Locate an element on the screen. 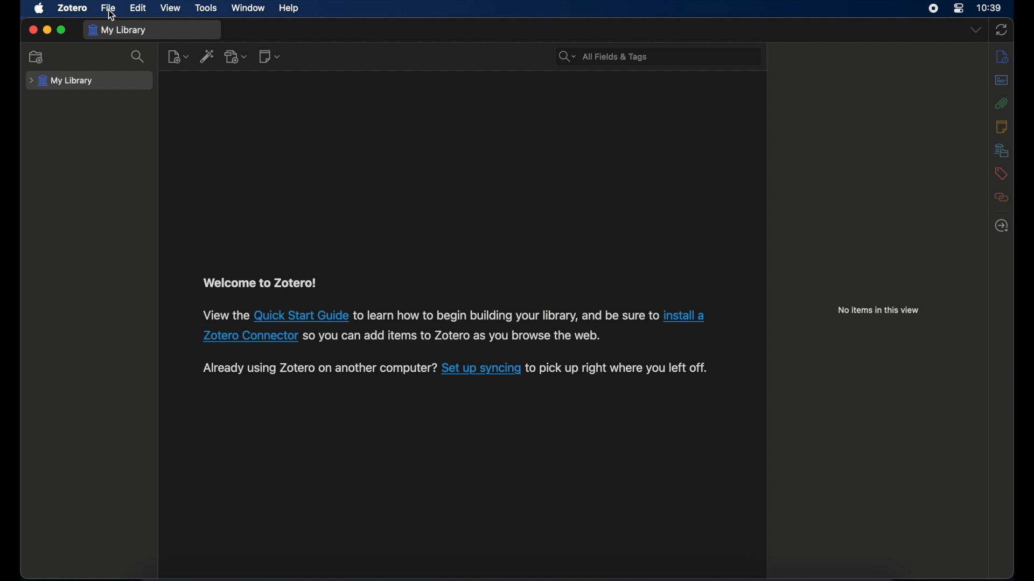 This screenshot has width=1034, height=581. Already using Zotero on another computer? is located at coordinates (318, 368).